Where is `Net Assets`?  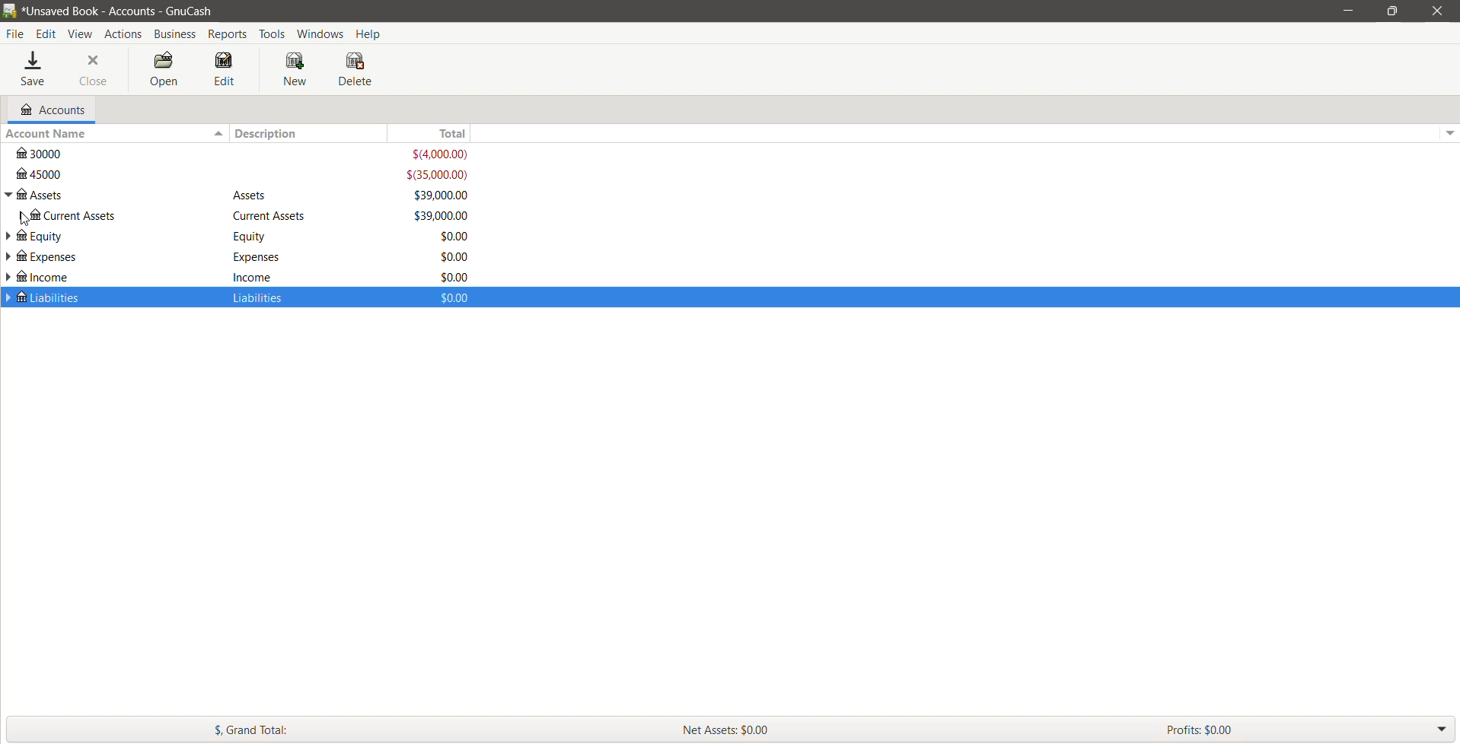 Net Assets is located at coordinates (893, 730).